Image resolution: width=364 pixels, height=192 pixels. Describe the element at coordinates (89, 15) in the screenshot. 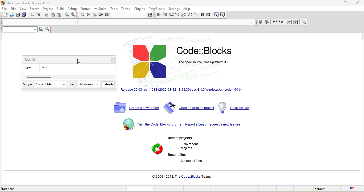

I see `run ` at that location.